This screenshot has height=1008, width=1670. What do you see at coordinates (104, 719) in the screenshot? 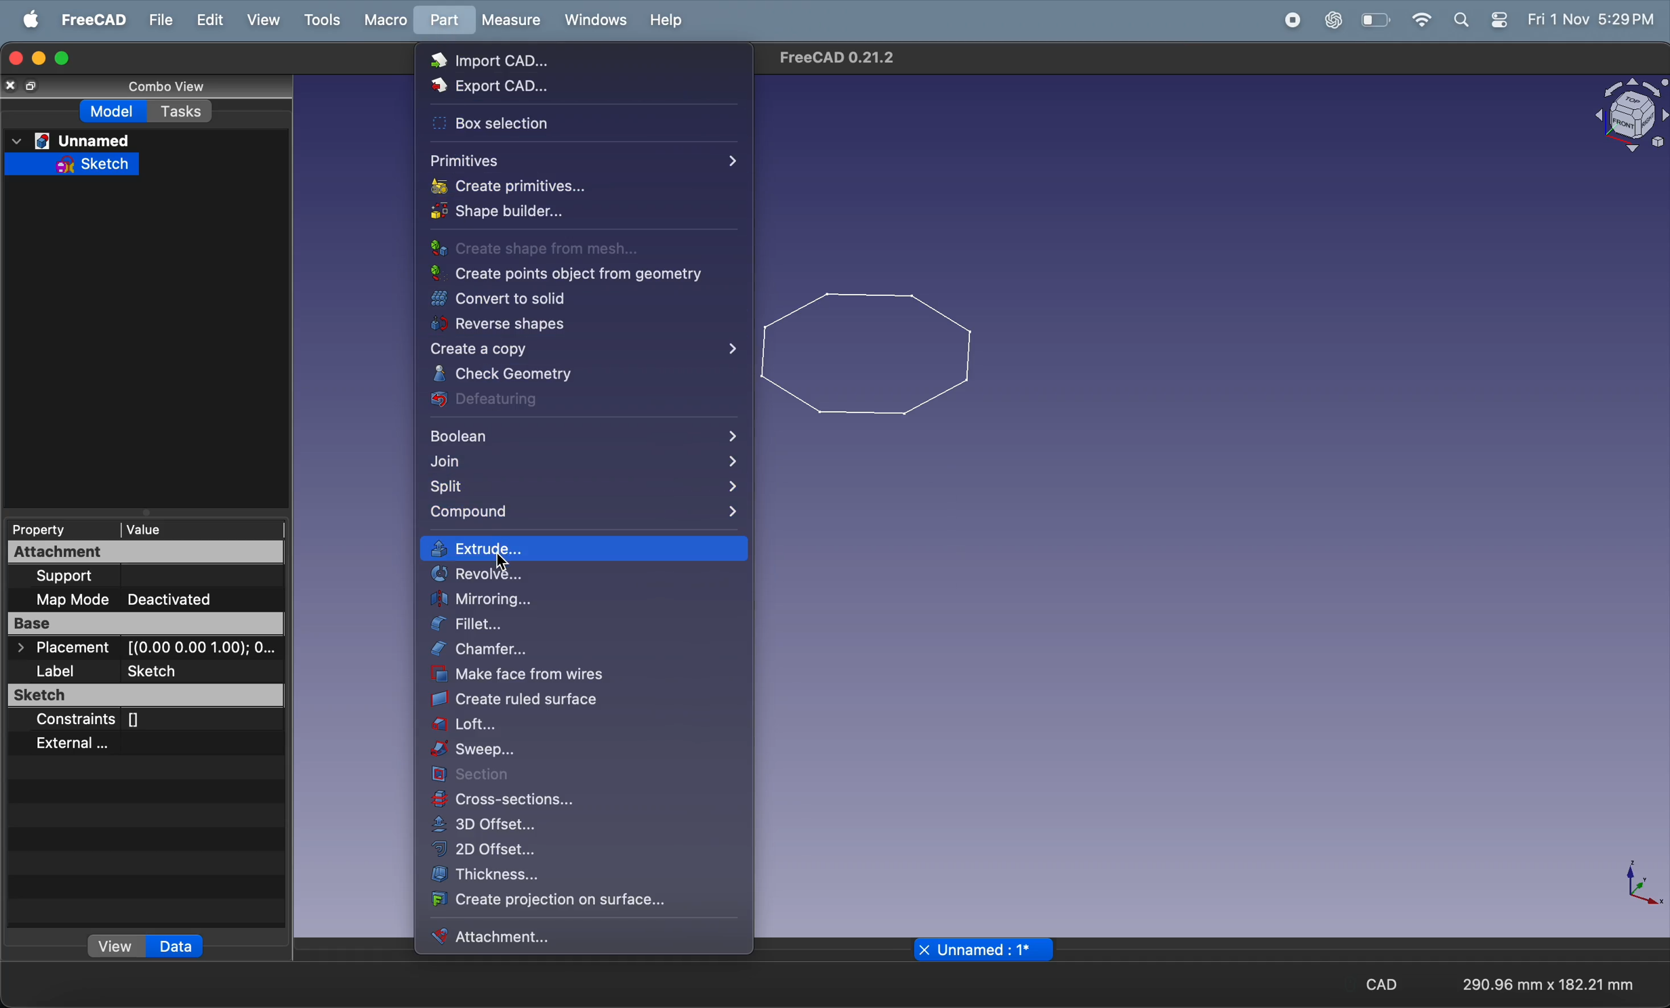
I see `constraints` at bounding box center [104, 719].